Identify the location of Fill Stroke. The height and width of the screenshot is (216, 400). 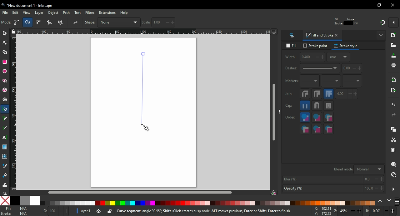
(6, 211).